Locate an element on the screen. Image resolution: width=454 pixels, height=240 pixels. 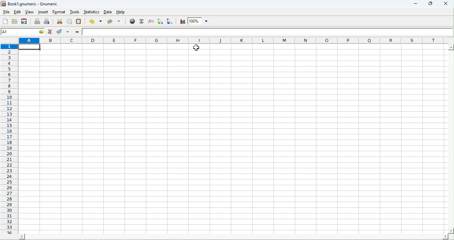
select function is located at coordinates (142, 22).